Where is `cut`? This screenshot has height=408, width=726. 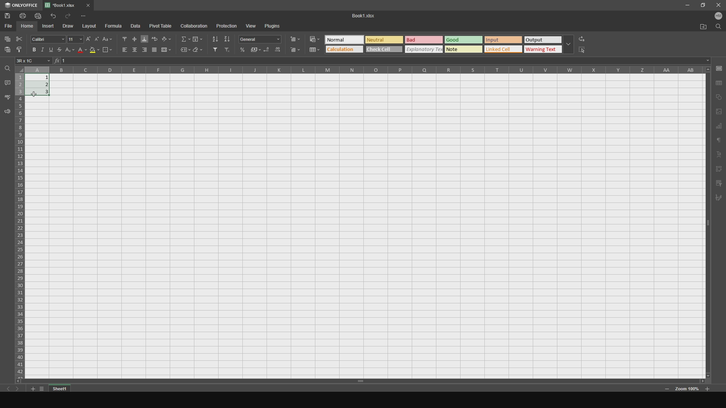
cut is located at coordinates (19, 38).